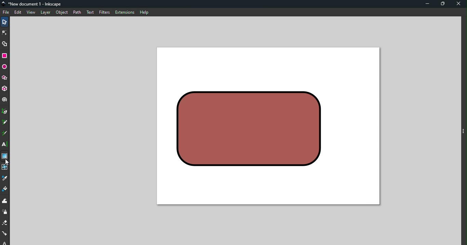 The image size is (467, 245). What do you see at coordinates (104, 12) in the screenshot?
I see `Filters` at bounding box center [104, 12].